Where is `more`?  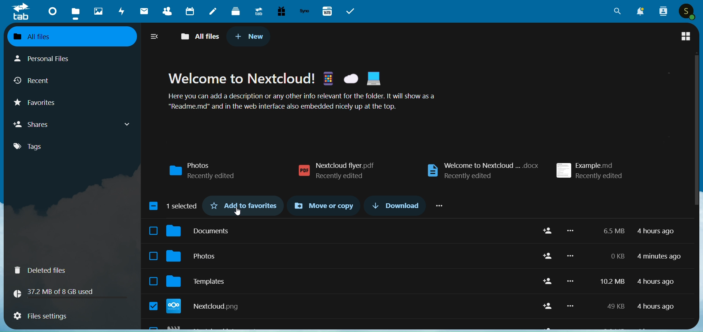 more is located at coordinates (440, 205).